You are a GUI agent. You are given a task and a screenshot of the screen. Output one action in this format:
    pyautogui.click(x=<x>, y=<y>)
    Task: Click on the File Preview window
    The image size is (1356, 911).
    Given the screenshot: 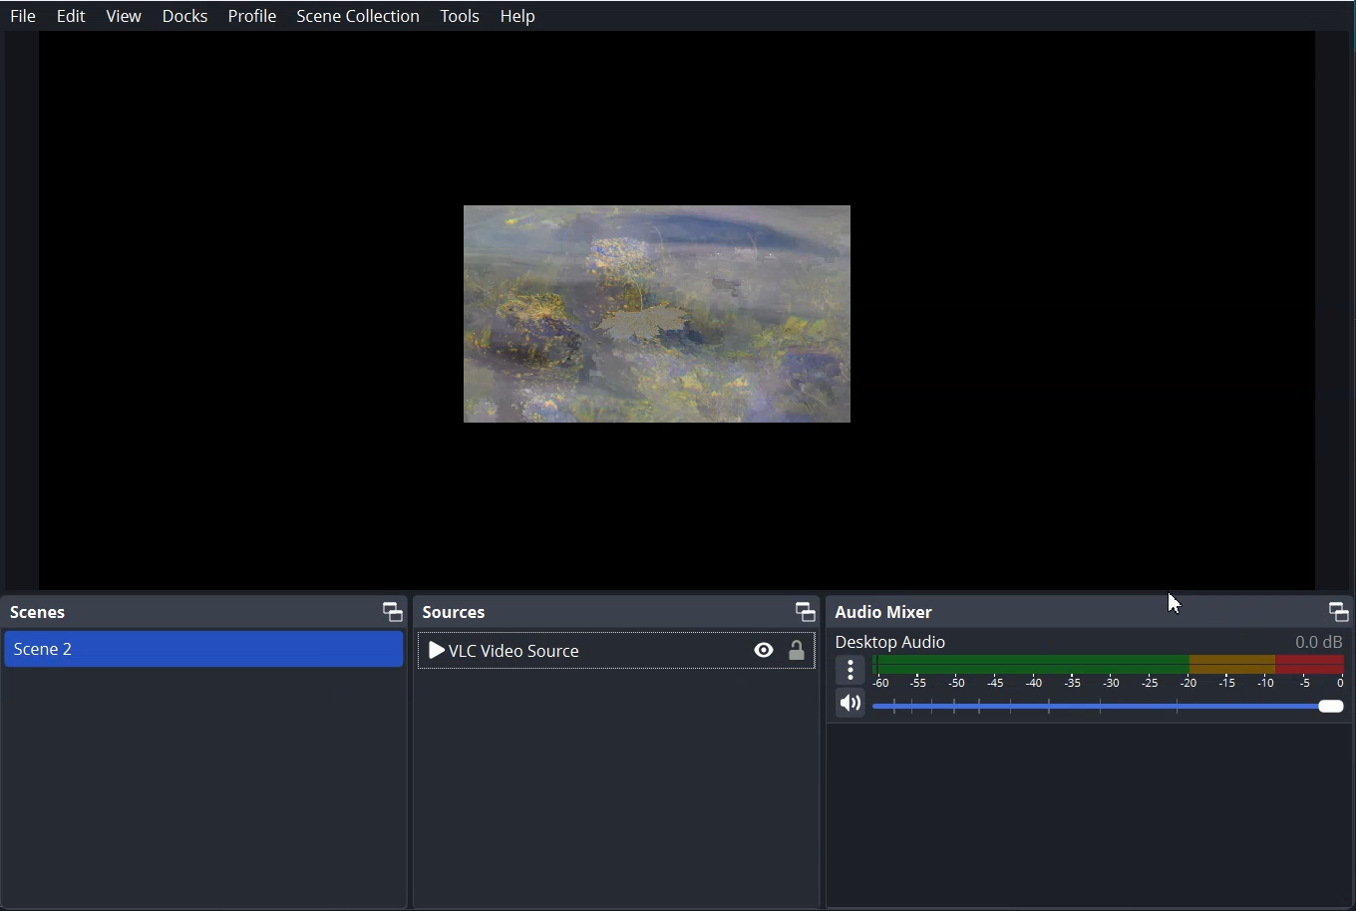 What is the action you would take?
    pyautogui.click(x=659, y=308)
    